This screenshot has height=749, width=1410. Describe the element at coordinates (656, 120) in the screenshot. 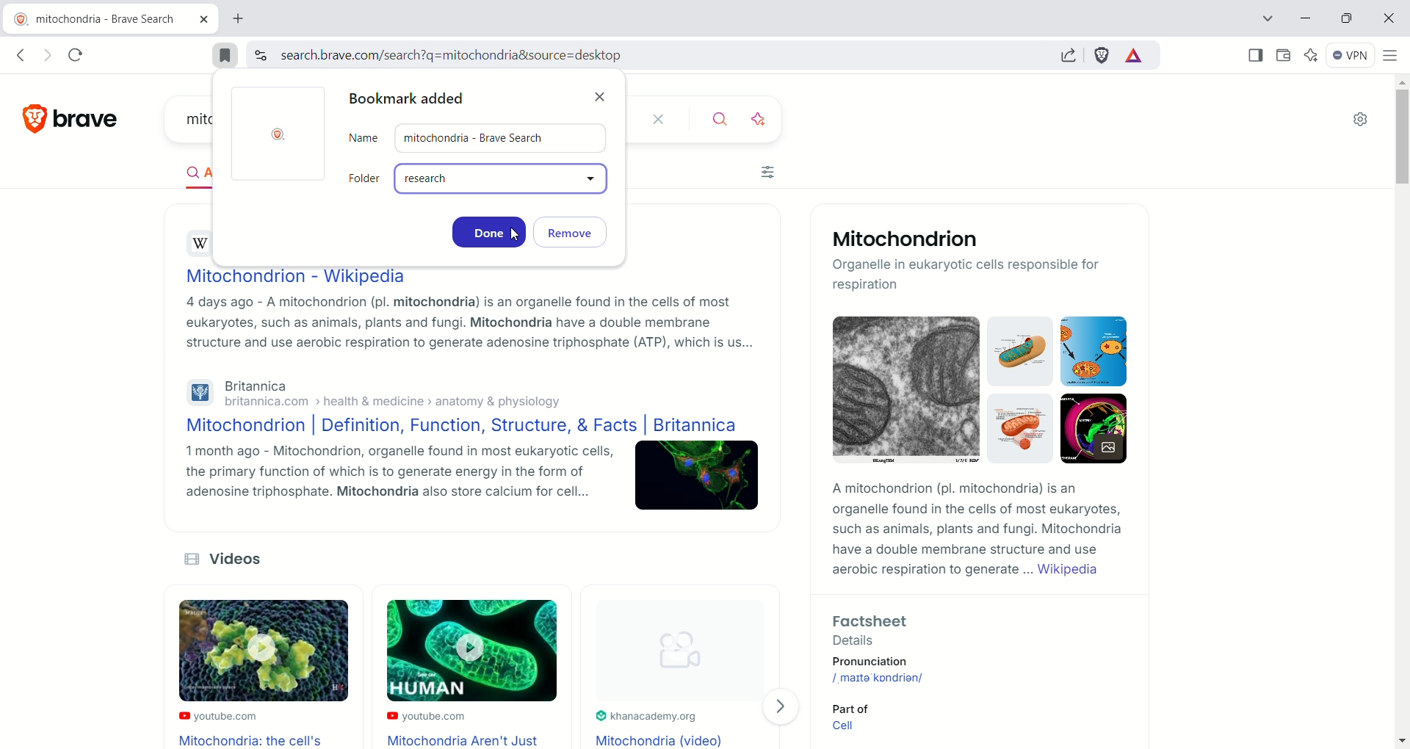

I see `close` at that location.